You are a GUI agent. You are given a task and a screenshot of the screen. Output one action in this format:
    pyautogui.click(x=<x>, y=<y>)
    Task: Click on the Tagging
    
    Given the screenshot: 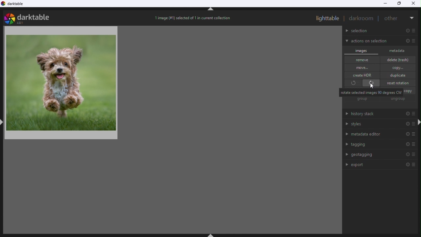 What is the action you would take?
    pyautogui.click(x=379, y=145)
    